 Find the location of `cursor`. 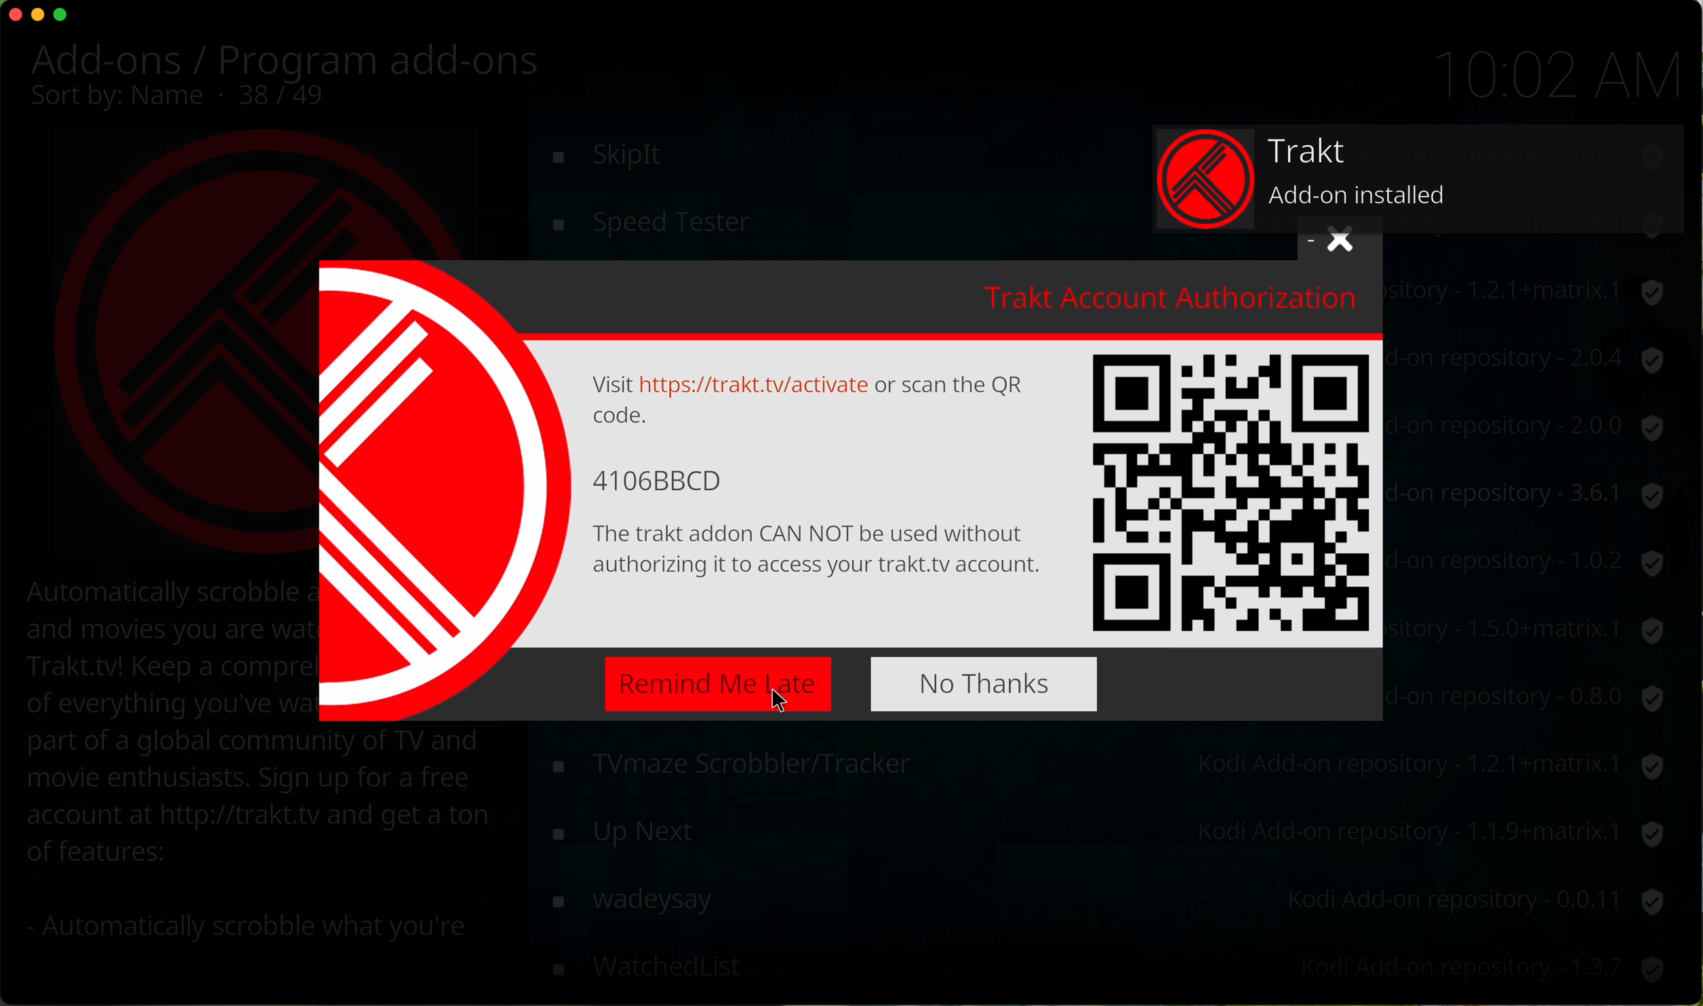

cursor is located at coordinates (788, 708).